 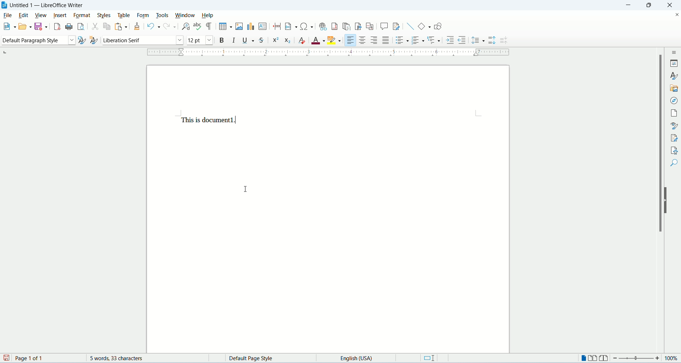 I want to click on open, so click(x=24, y=27).